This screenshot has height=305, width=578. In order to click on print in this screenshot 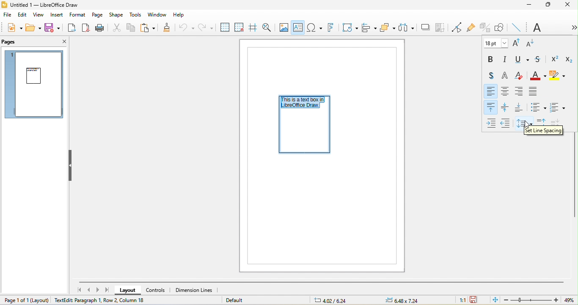, I will do `click(100, 27)`.